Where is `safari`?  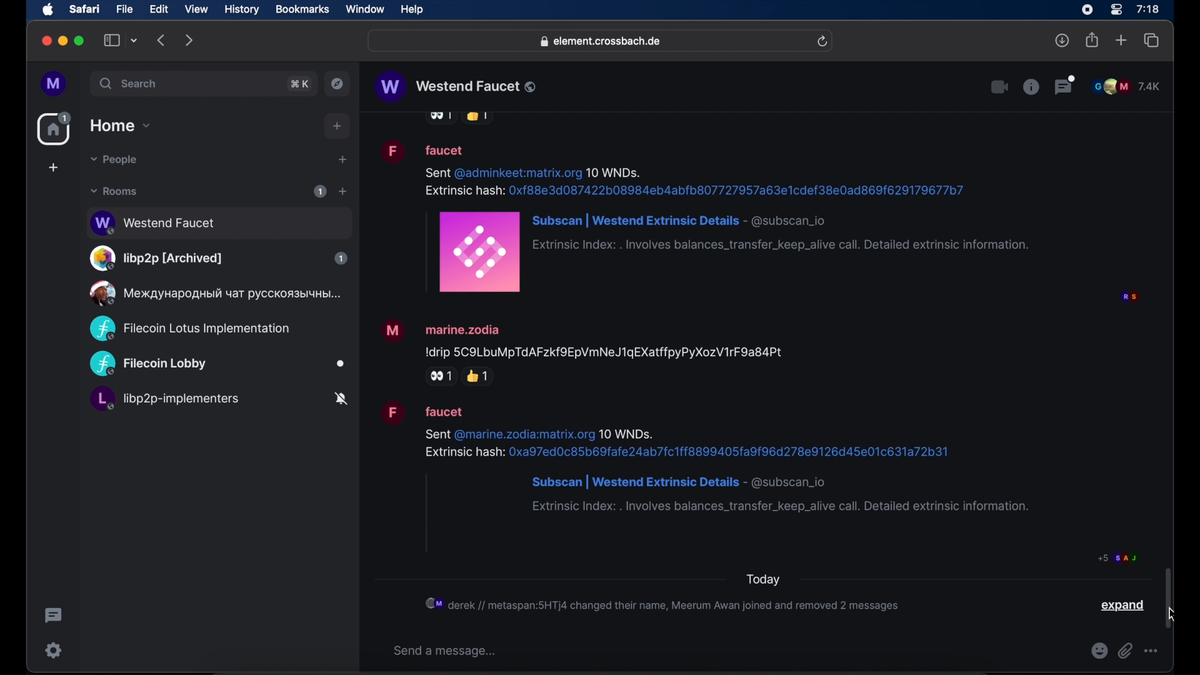
safari is located at coordinates (84, 9).